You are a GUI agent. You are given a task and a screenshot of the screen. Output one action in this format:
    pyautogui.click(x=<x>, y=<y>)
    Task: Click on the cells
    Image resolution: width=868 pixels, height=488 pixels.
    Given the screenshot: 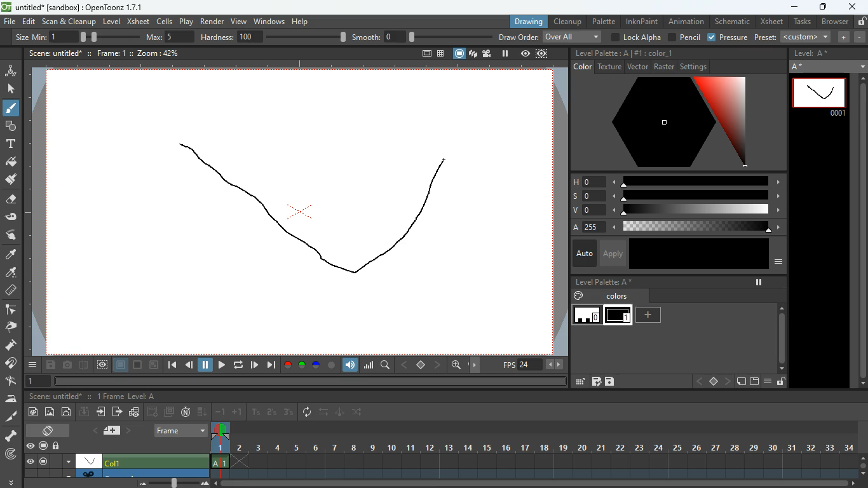 What is the action you would take?
    pyautogui.click(x=165, y=21)
    